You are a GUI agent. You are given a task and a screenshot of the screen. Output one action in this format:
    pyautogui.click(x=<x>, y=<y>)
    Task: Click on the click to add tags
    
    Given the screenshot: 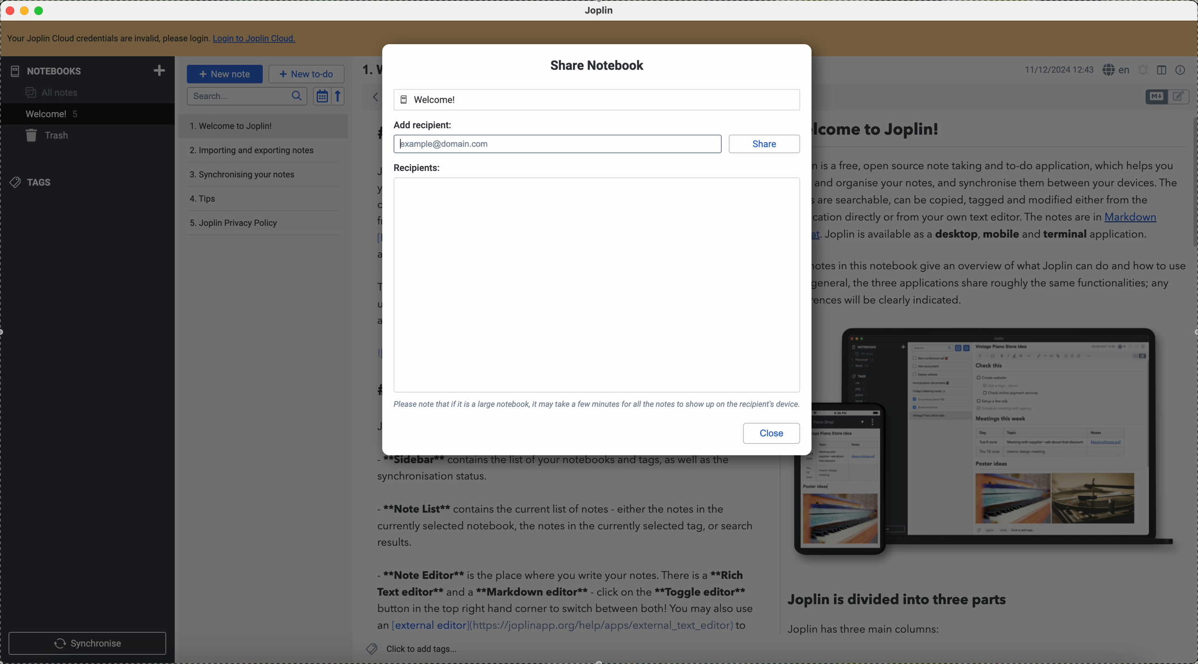 What is the action you would take?
    pyautogui.click(x=416, y=648)
    